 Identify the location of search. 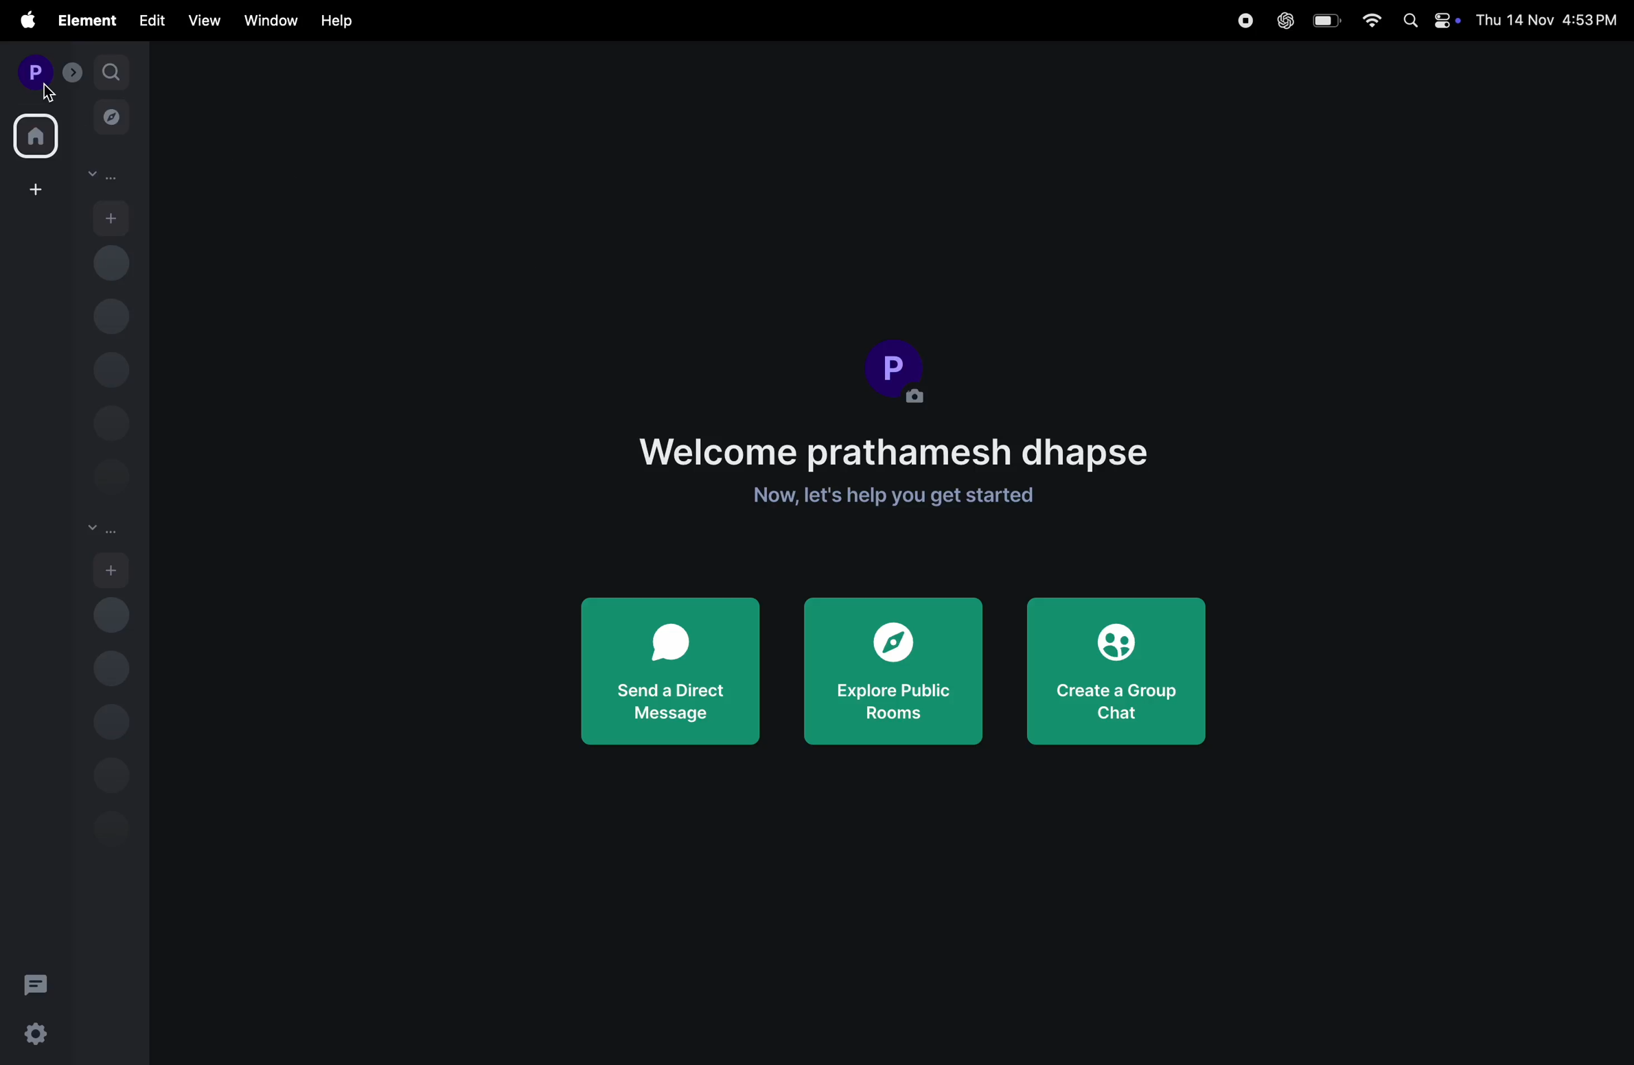
(111, 70).